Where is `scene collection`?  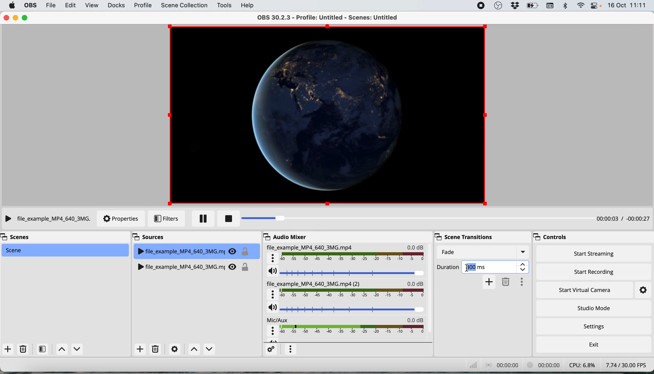 scene collection is located at coordinates (184, 6).